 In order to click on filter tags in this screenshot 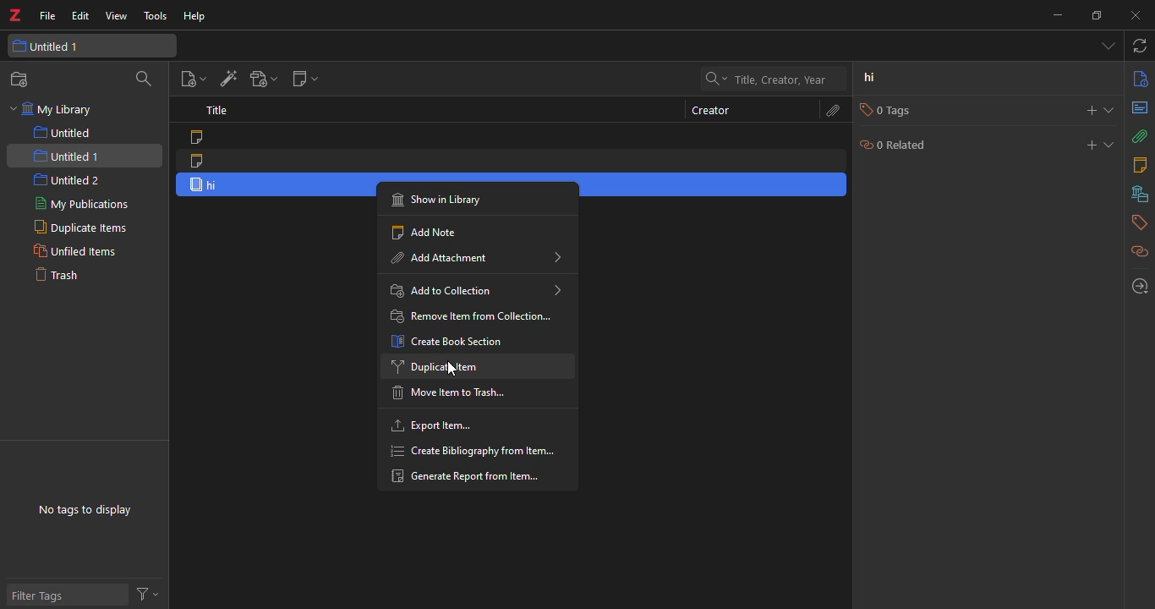, I will do `click(38, 596)`.